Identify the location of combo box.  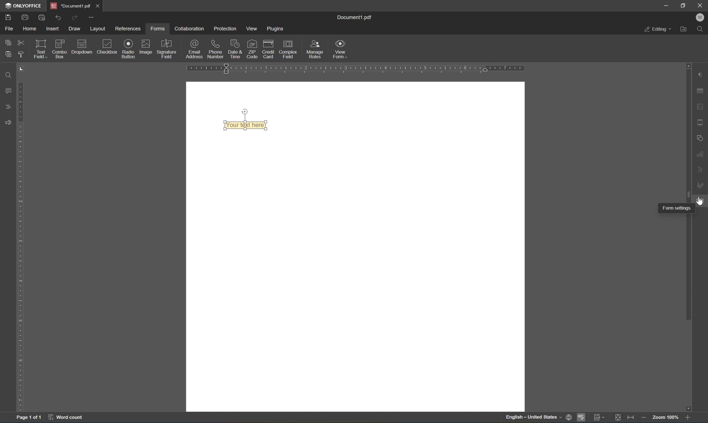
(60, 48).